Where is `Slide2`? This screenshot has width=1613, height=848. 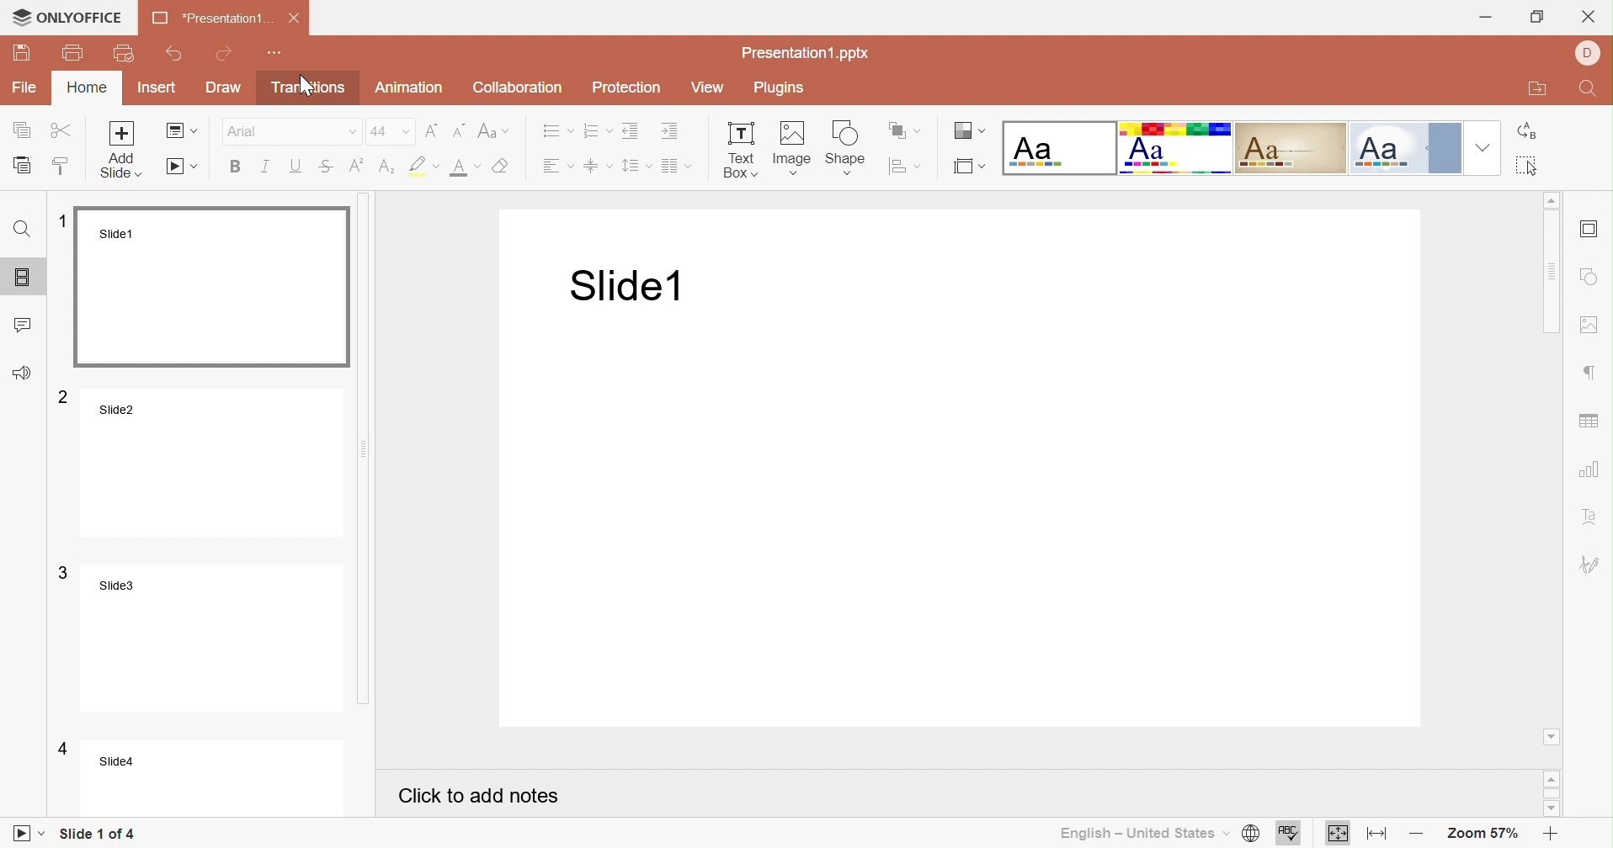
Slide2 is located at coordinates (216, 460).